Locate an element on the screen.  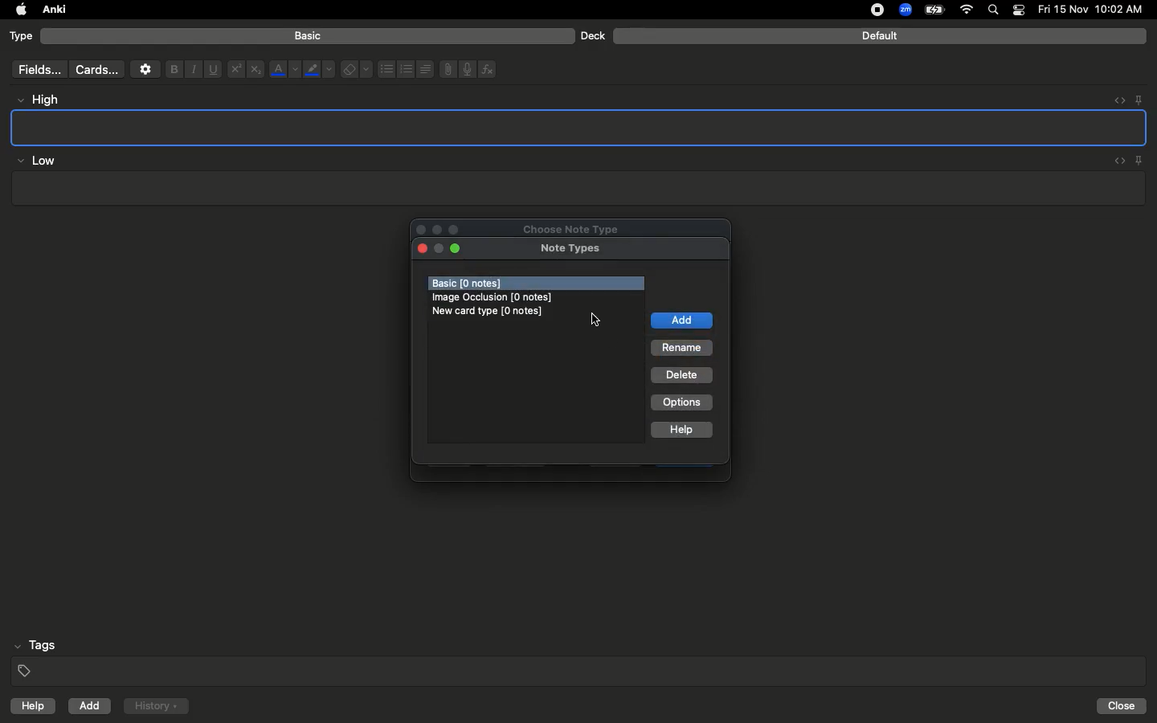
Underline is located at coordinates (212, 70).